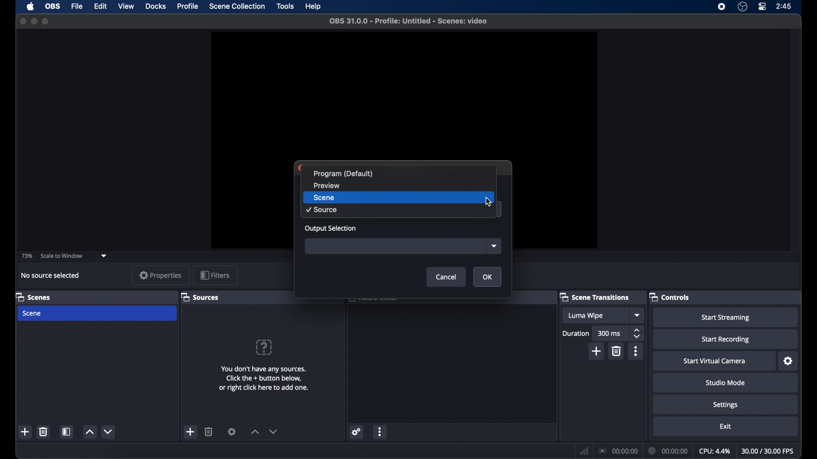 This screenshot has width=817, height=459. What do you see at coordinates (594, 315) in the screenshot?
I see `luma wipe` at bounding box center [594, 315].